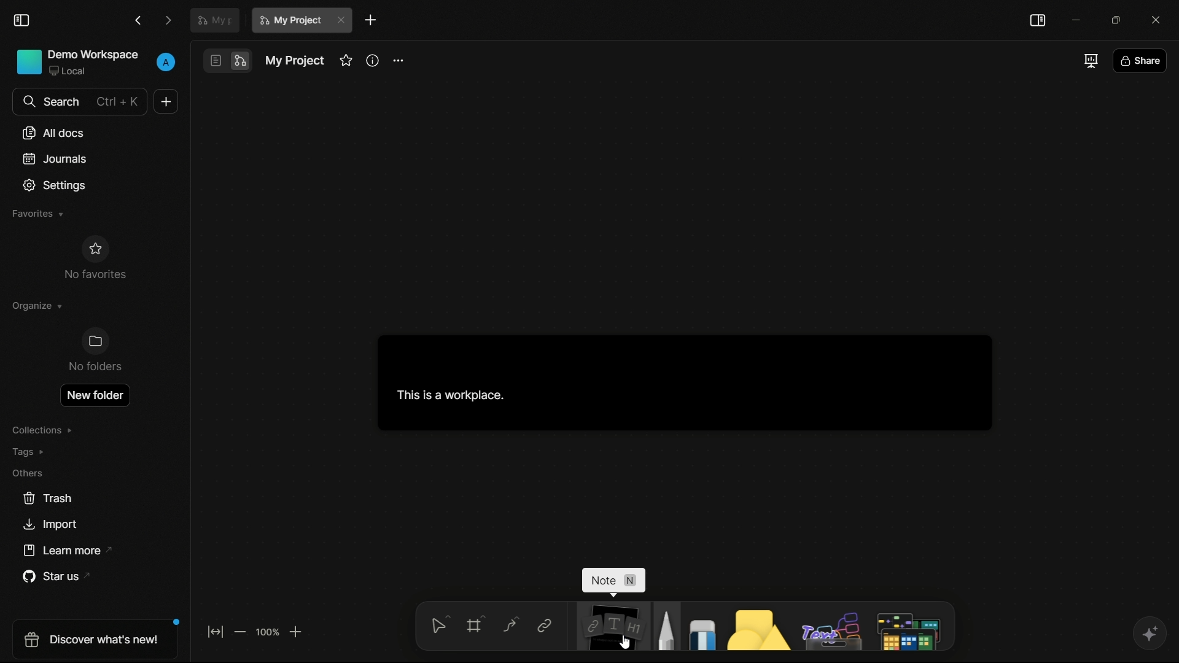 The height and width of the screenshot is (663, 1179). What do you see at coordinates (294, 58) in the screenshot?
I see `document name` at bounding box center [294, 58].